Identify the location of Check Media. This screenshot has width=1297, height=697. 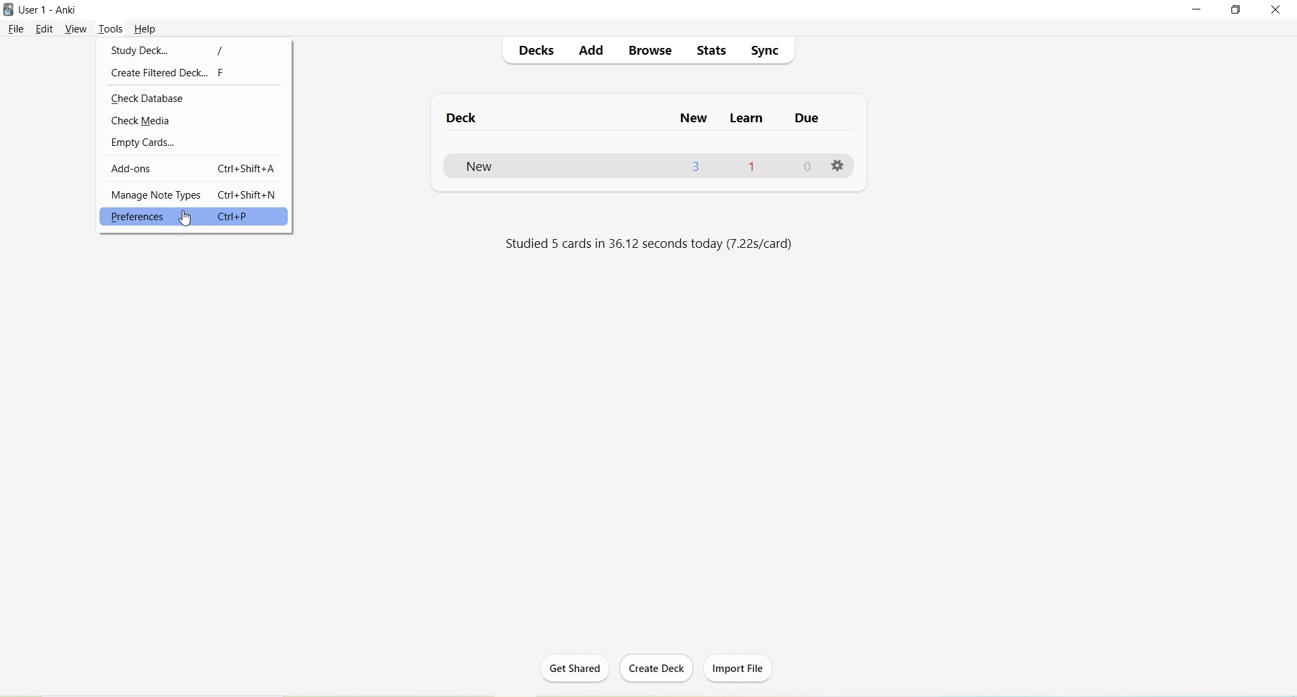
(142, 122).